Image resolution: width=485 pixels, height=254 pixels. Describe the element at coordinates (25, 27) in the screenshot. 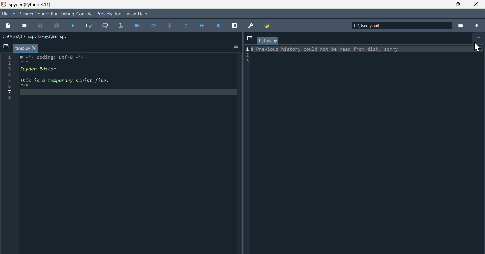

I see `open file` at that location.